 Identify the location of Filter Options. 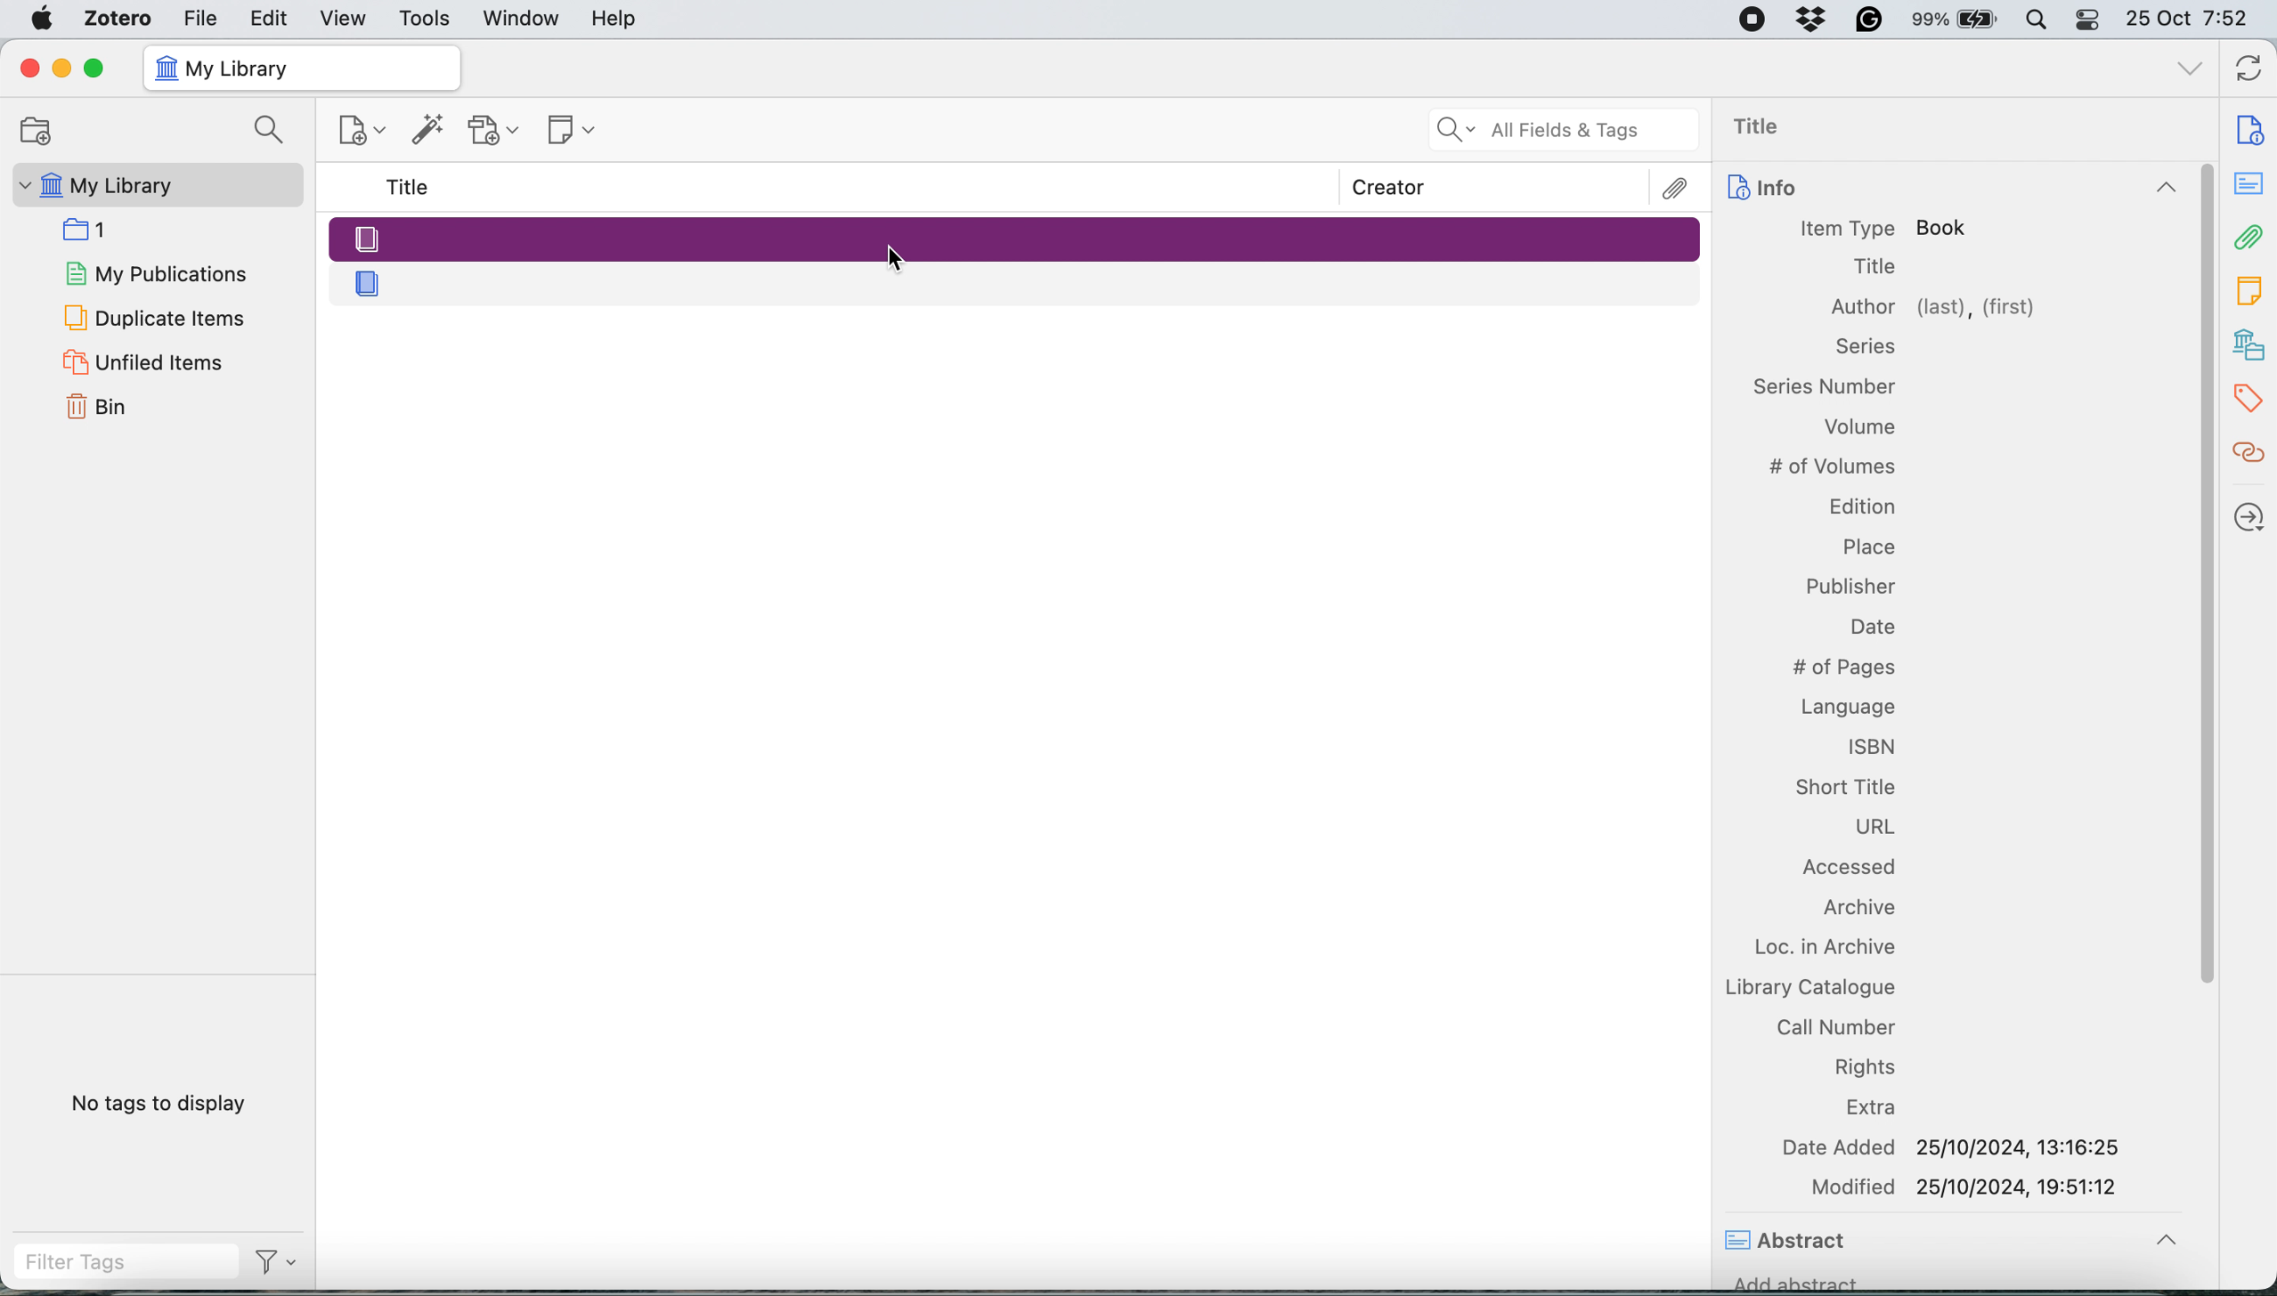
(283, 1262).